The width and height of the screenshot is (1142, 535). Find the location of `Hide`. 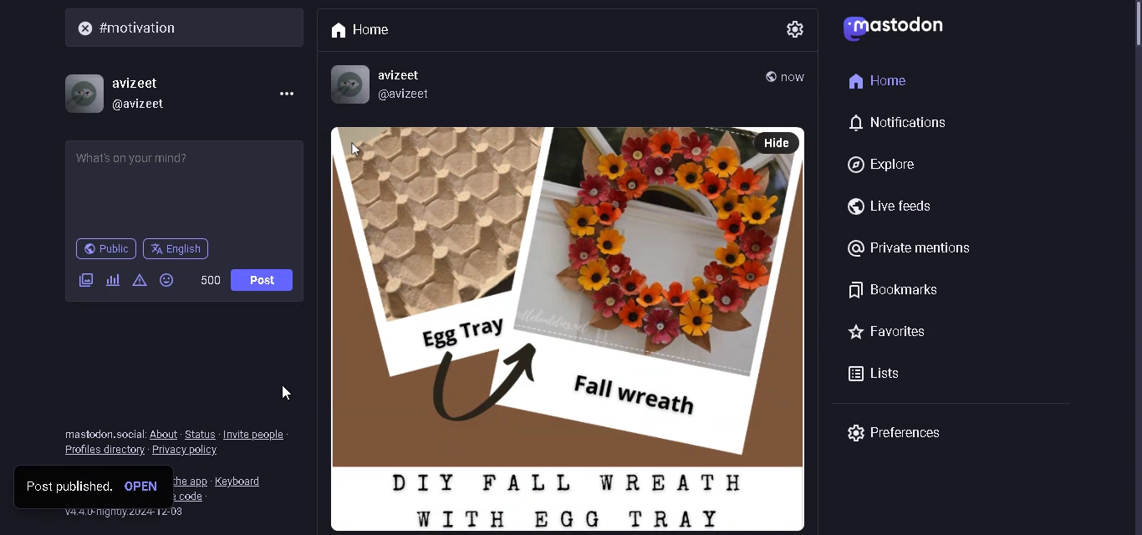

Hide is located at coordinates (778, 142).